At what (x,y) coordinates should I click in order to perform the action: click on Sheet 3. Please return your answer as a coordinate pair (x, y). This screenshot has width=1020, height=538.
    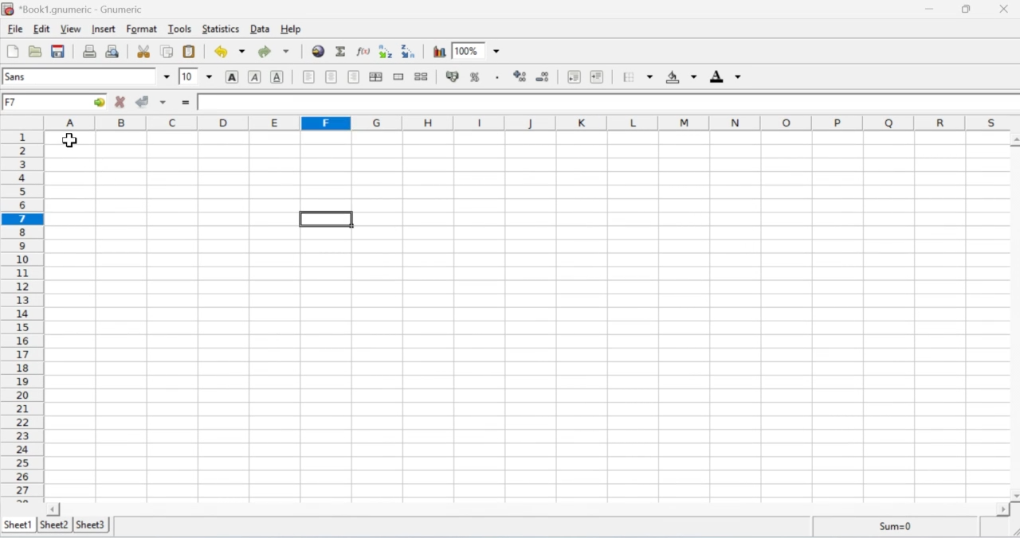
    Looking at the image, I should click on (91, 524).